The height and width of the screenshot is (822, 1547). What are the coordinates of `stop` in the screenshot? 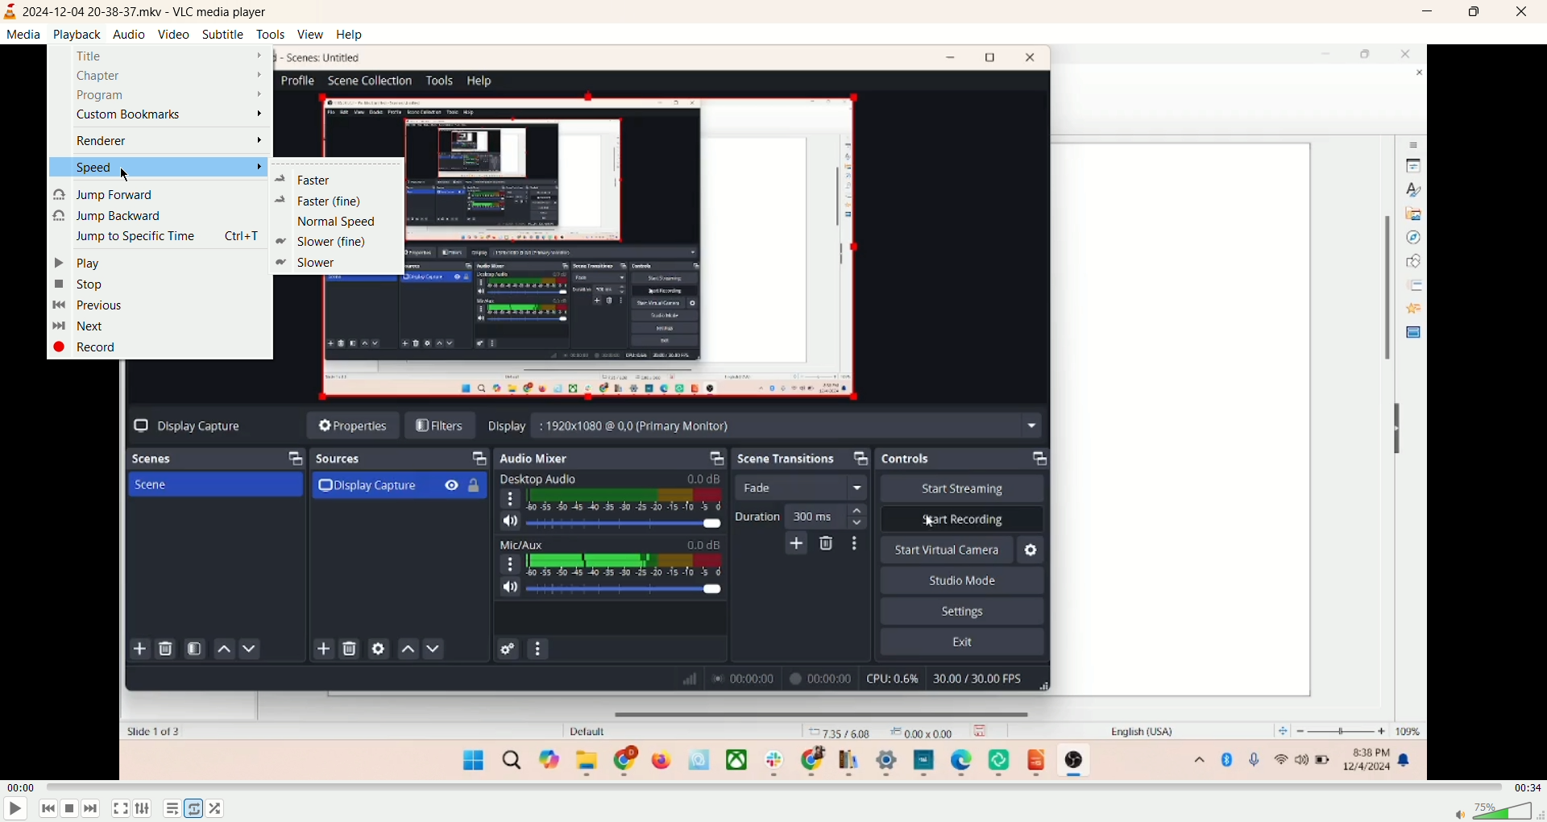 It's located at (80, 284).